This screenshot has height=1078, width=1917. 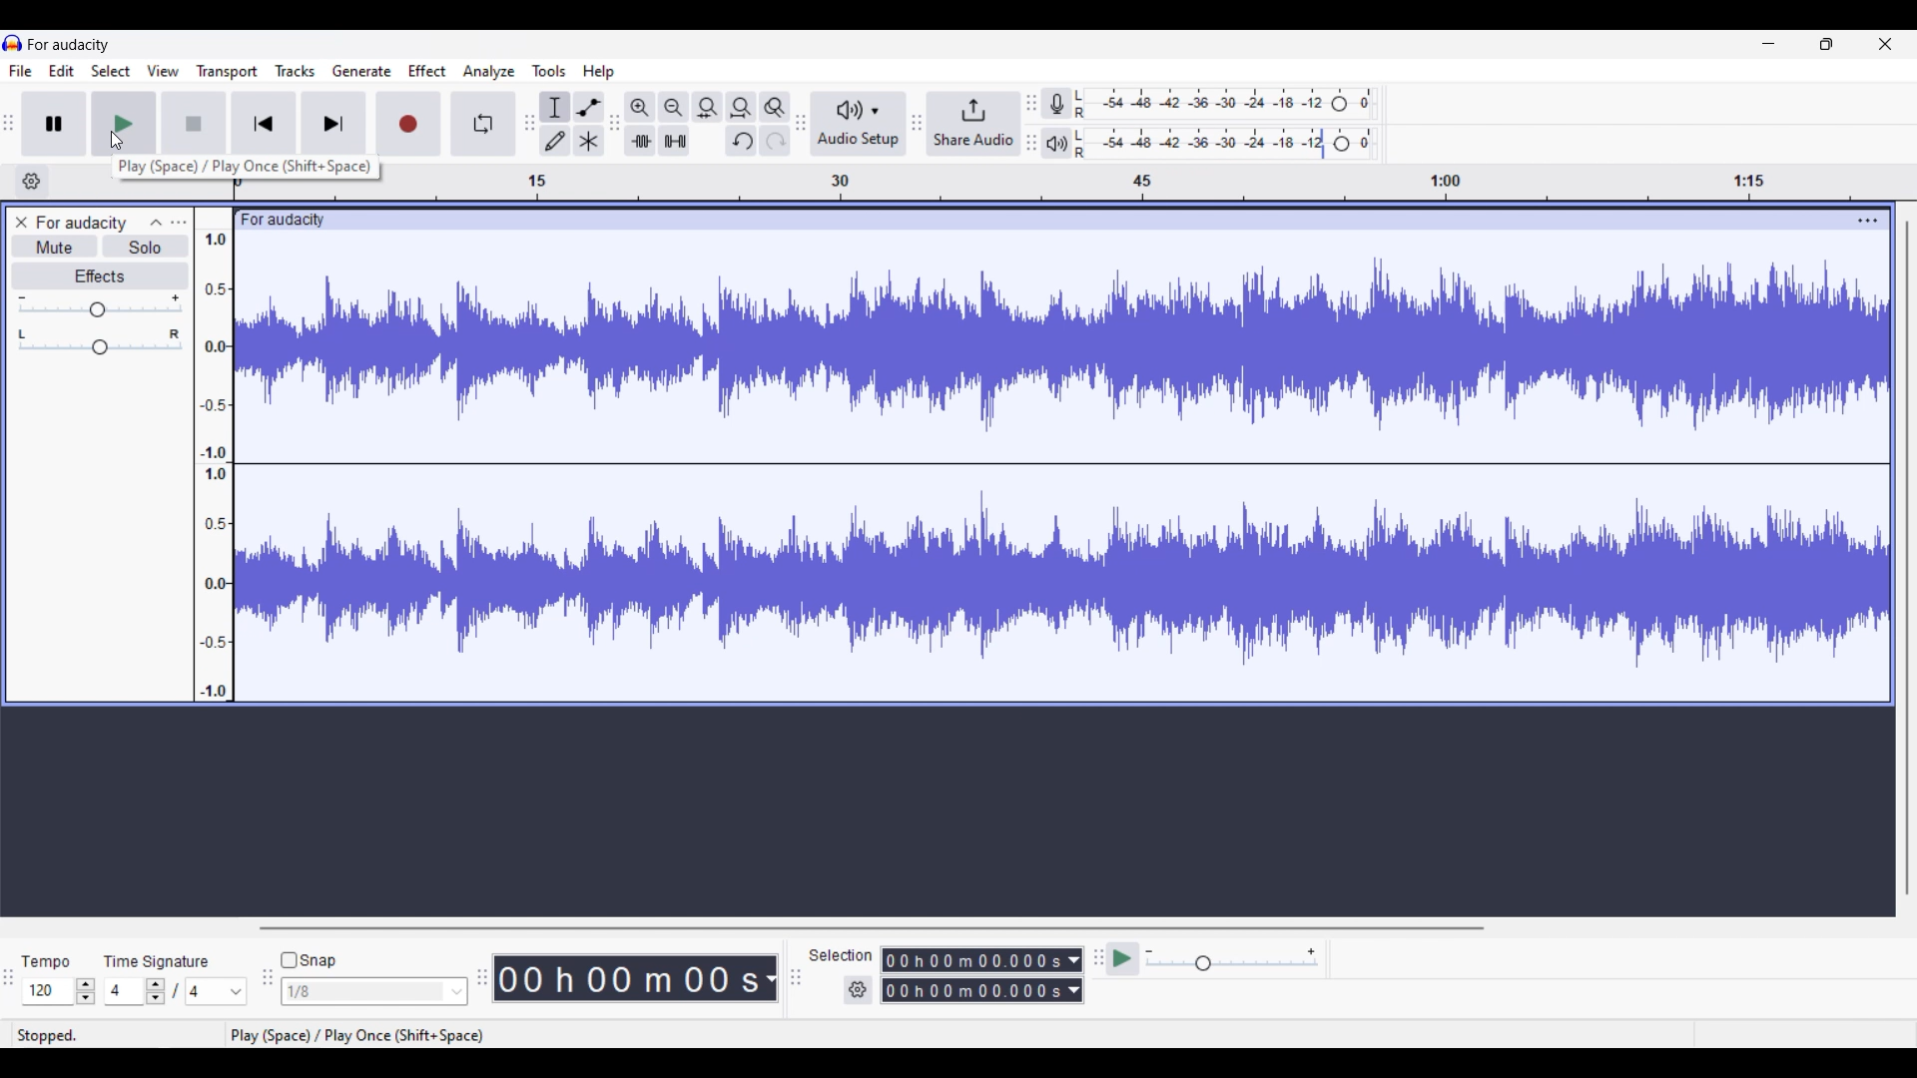 I want to click on Indicates time signature settings, so click(x=156, y=961).